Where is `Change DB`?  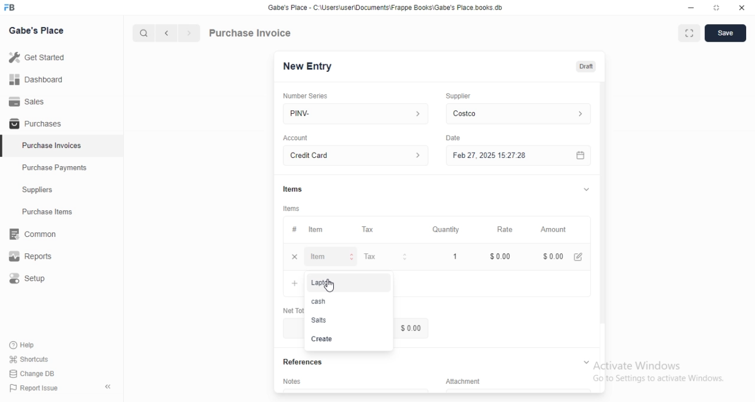
Change DB is located at coordinates (32, 374).